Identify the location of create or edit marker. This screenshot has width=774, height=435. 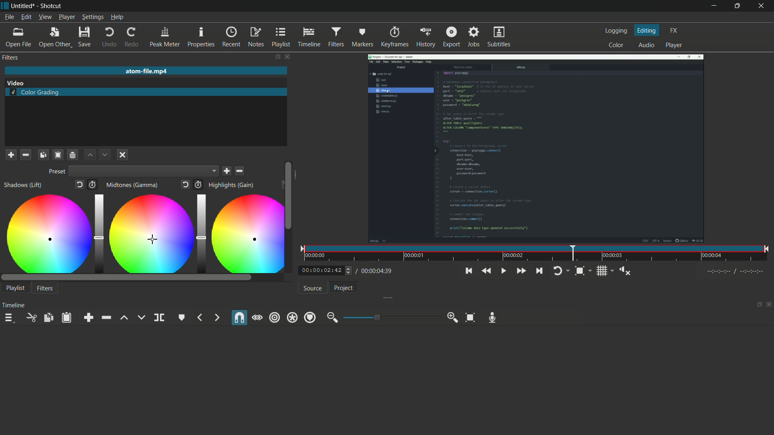
(182, 317).